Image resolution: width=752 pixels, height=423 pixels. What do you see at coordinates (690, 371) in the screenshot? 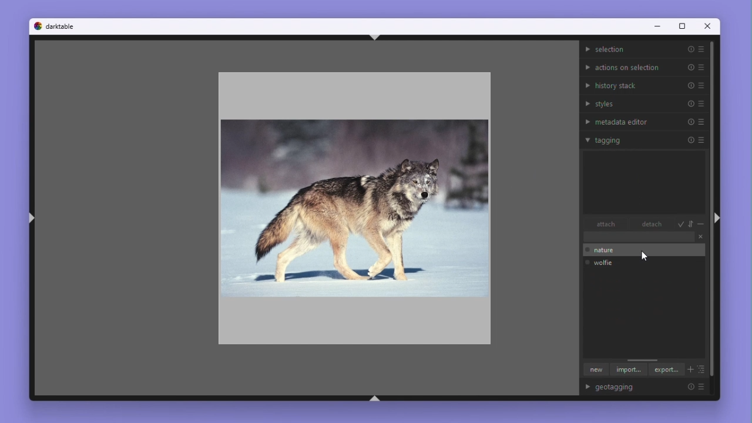
I see `add` at bounding box center [690, 371].